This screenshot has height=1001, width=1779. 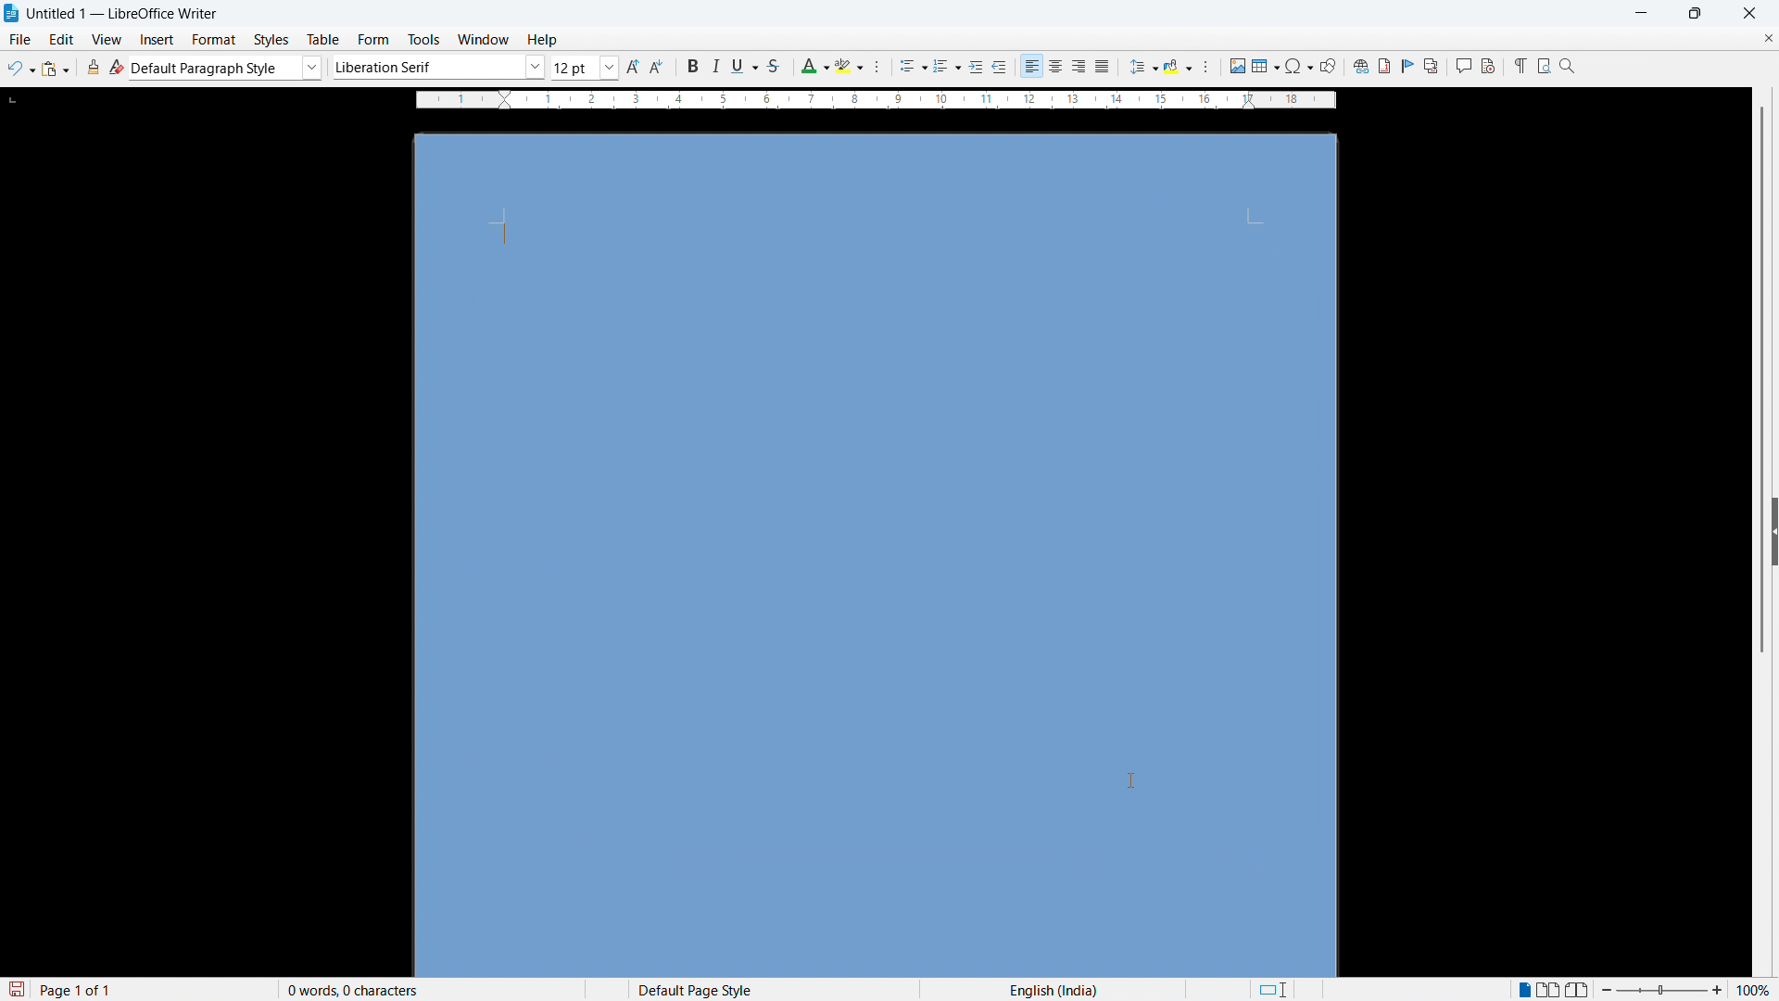 What do you see at coordinates (227, 68) in the screenshot?
I see `Default paragraph style` at bounding box center [227, 68].